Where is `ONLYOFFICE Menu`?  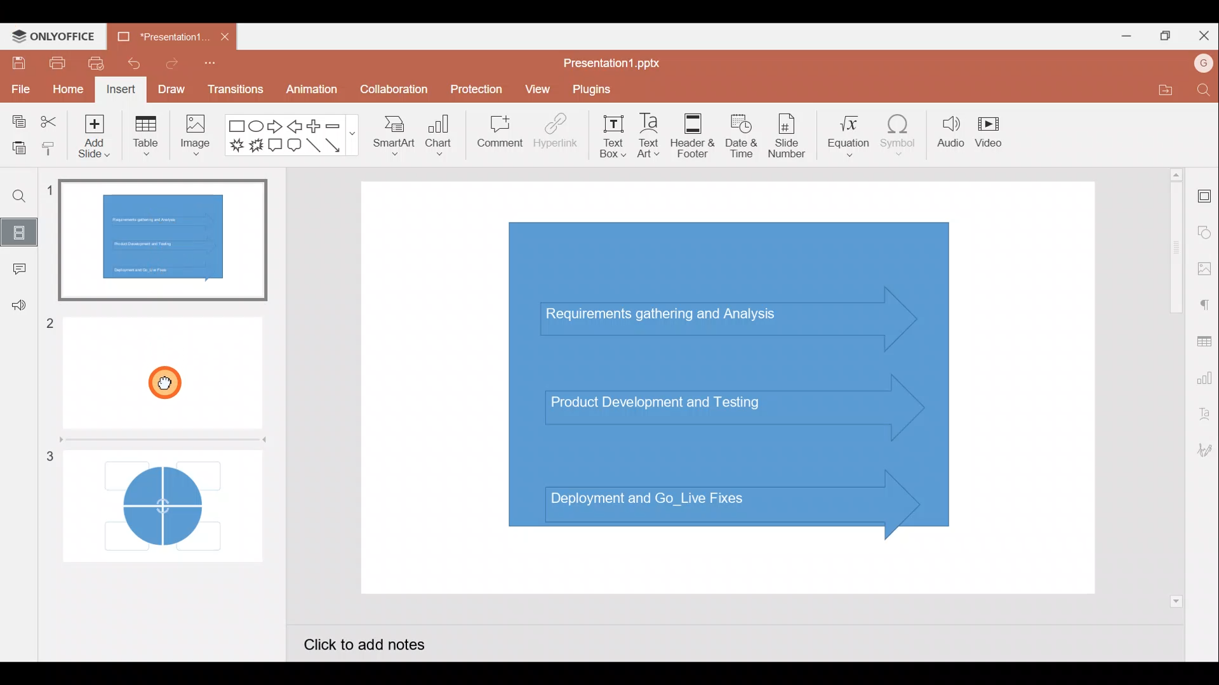
ONLYOFFICE Menu is located at coordinates (60, 37).